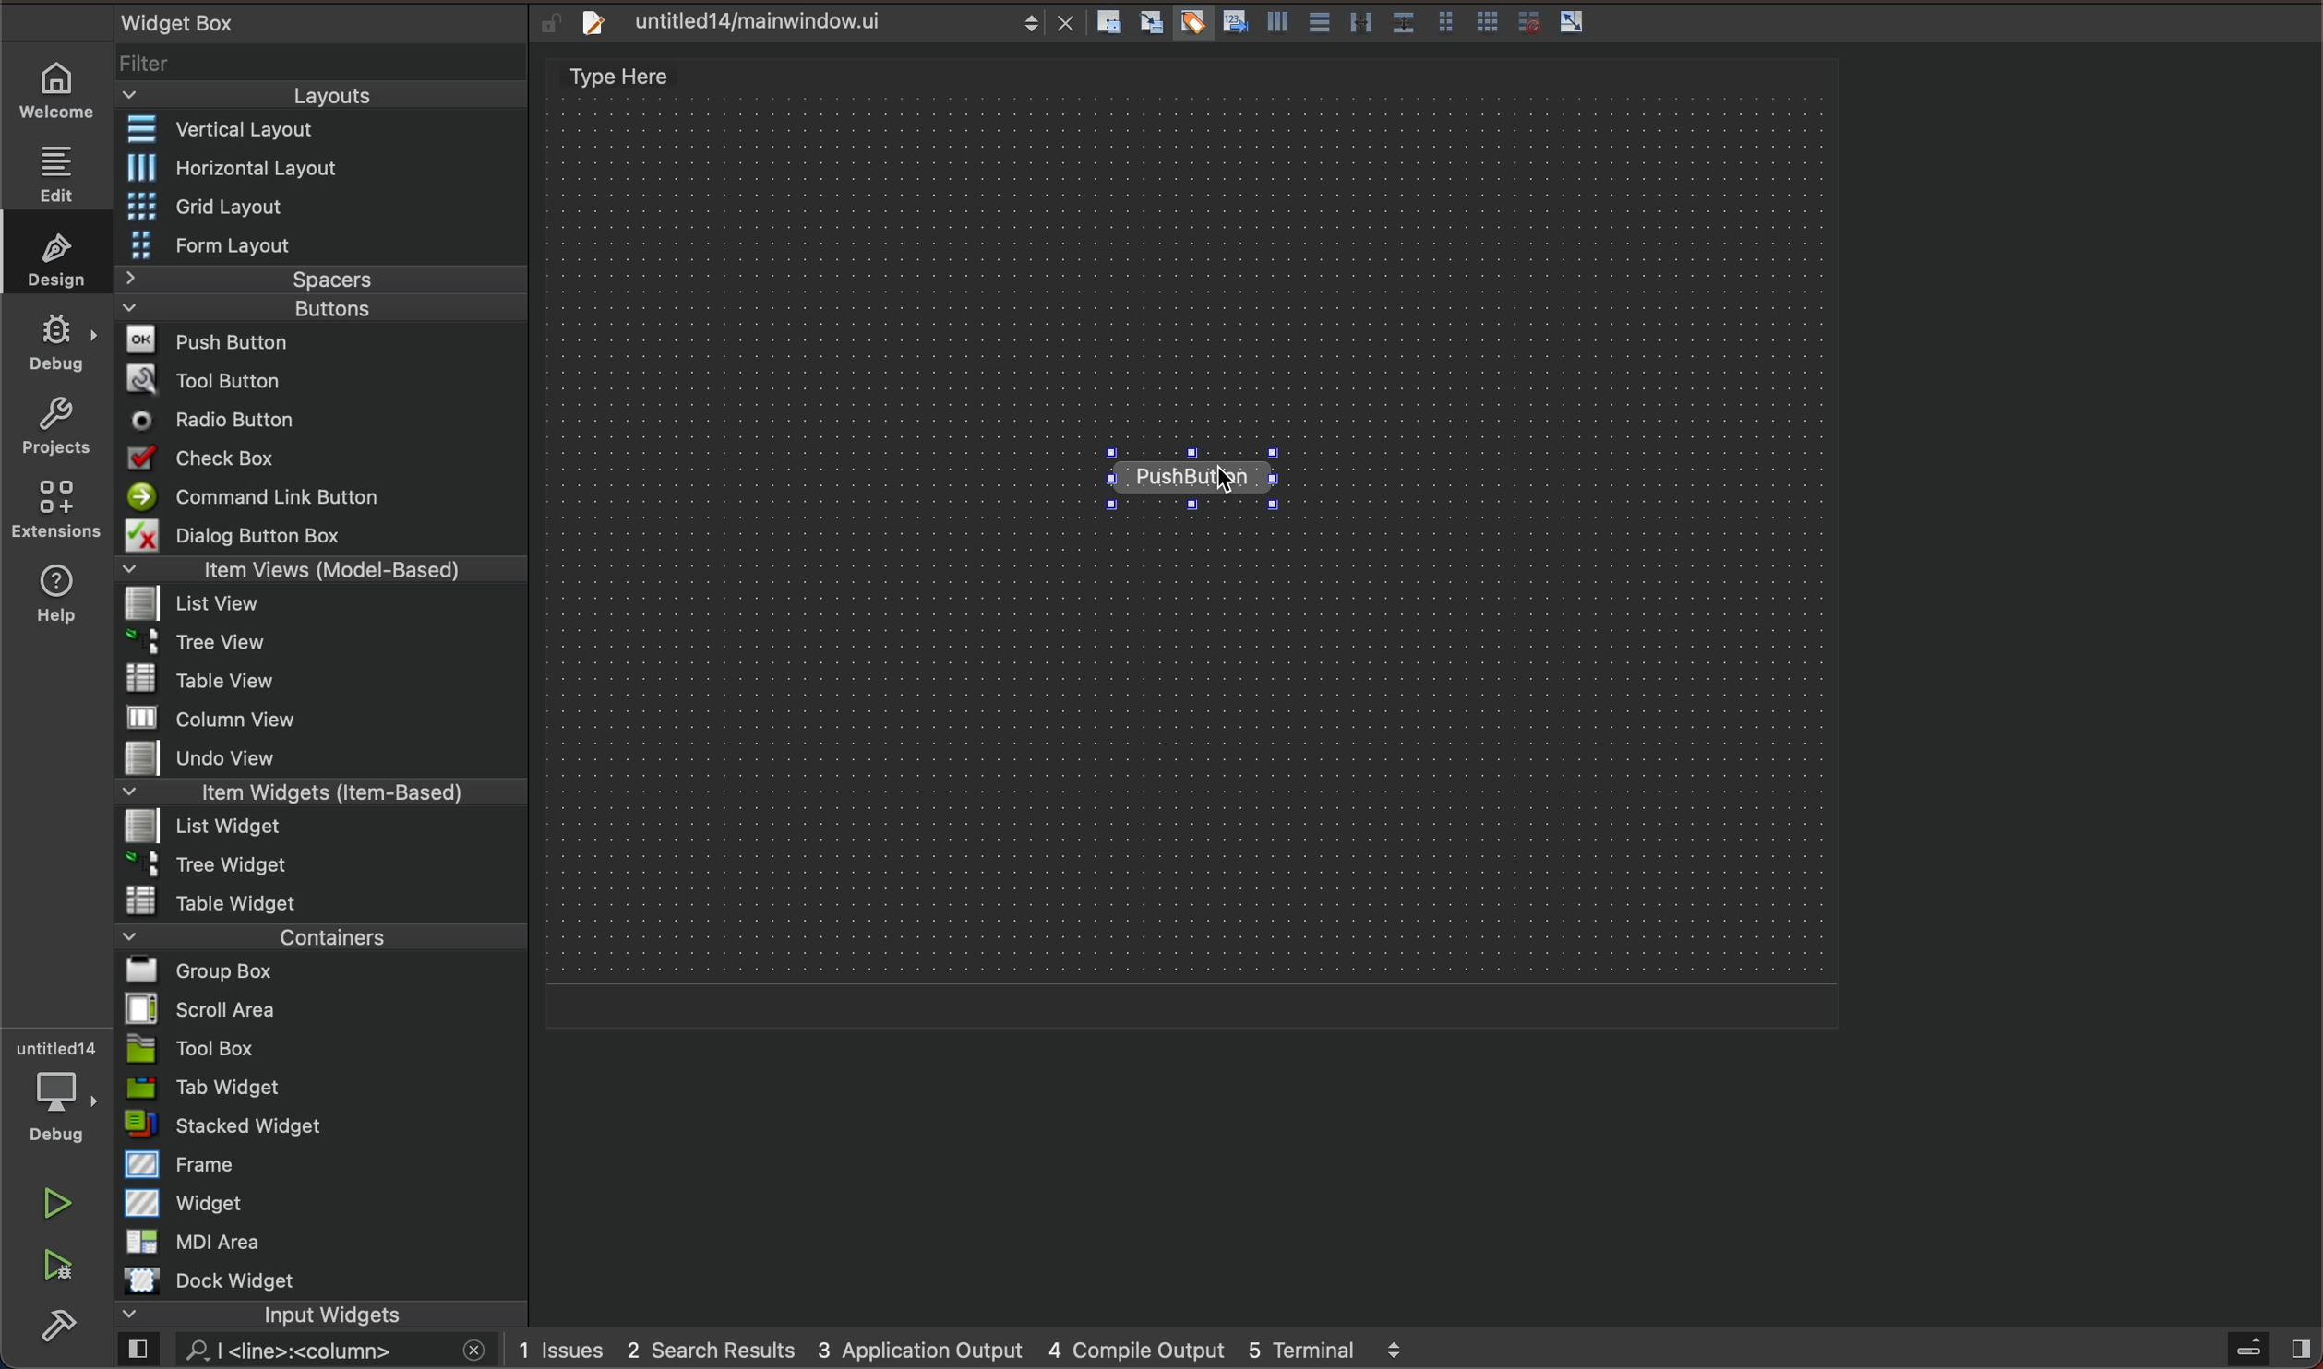  I want to click on vertical layout, so click(323, 133).